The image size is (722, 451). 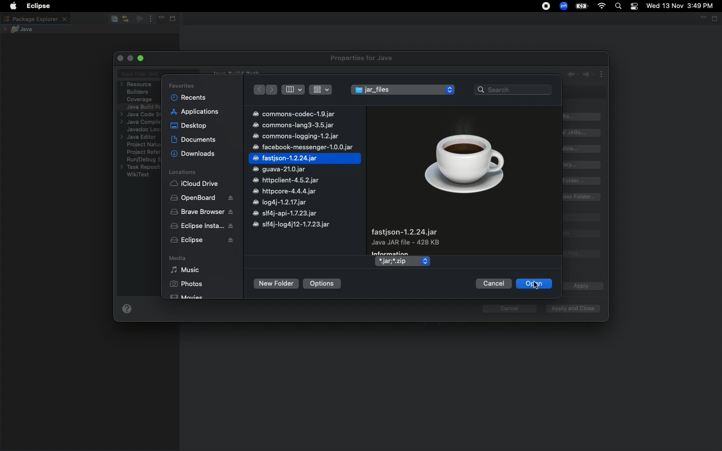 I want to click on *.jar,*.zip, so click(x=397, y=262).